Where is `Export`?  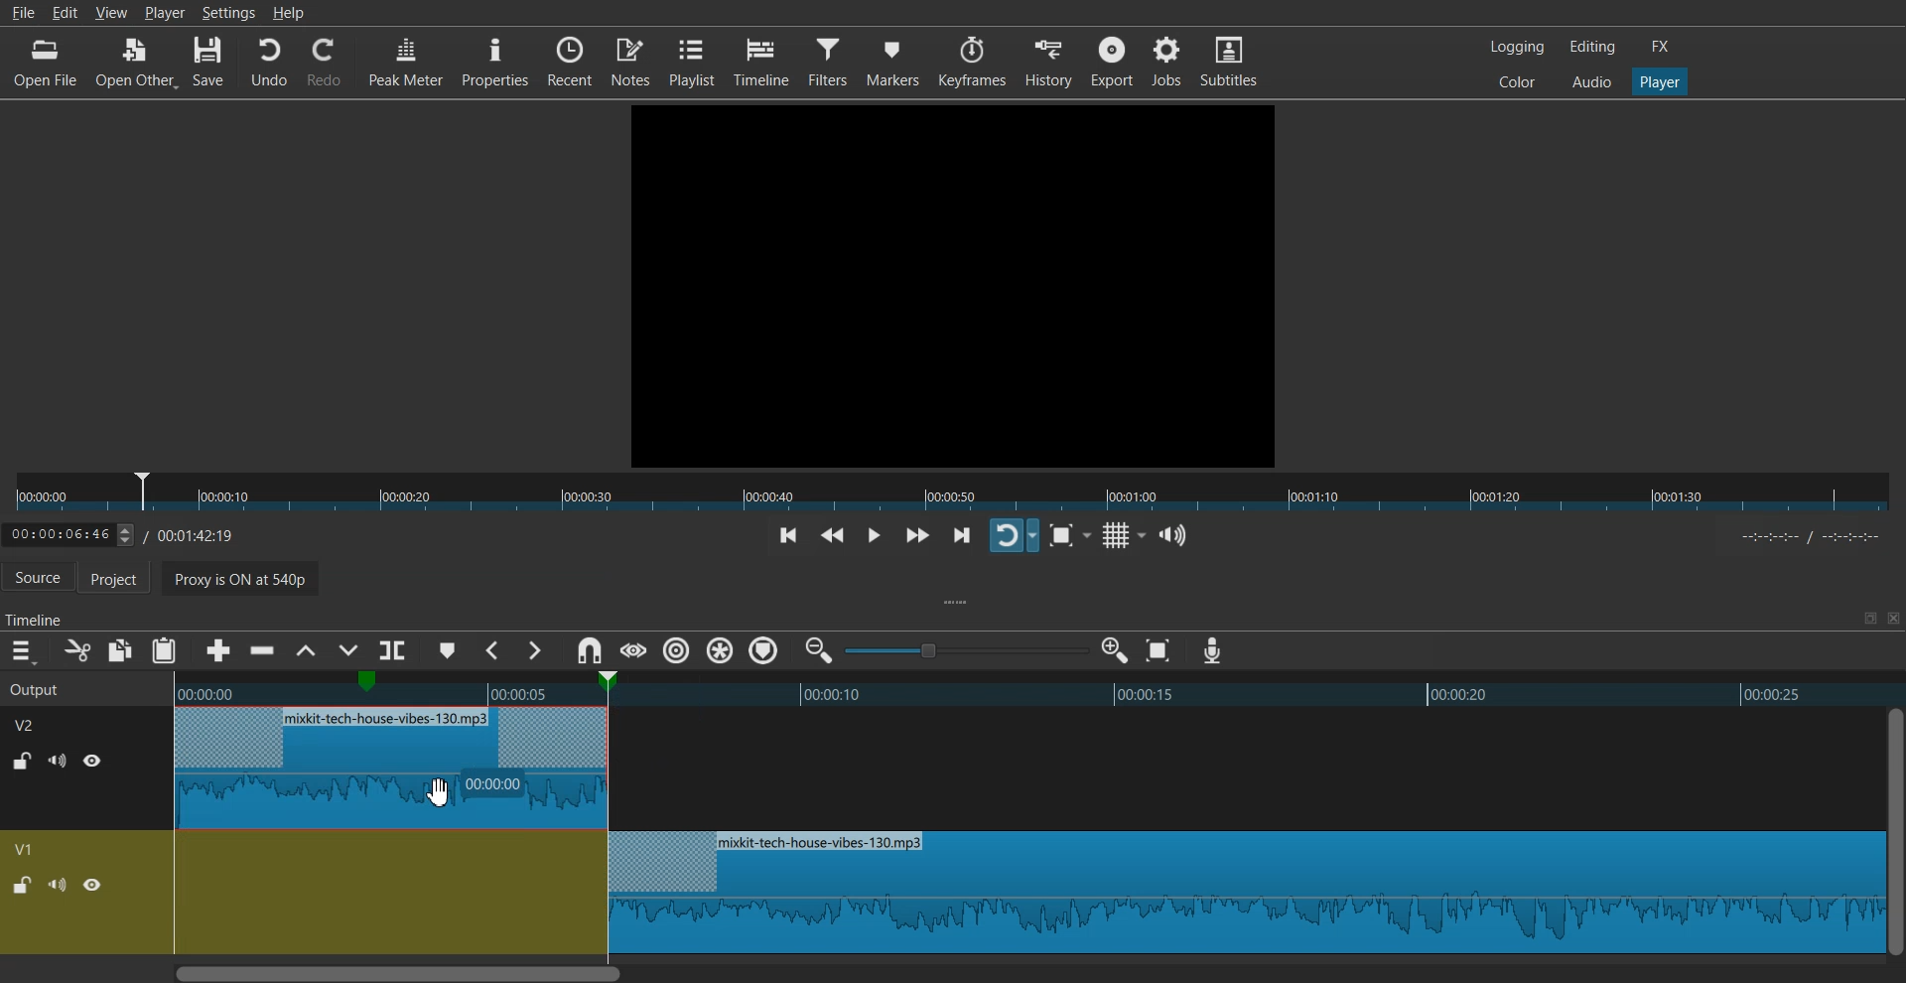
Export is located at coordinates (1112, 61).